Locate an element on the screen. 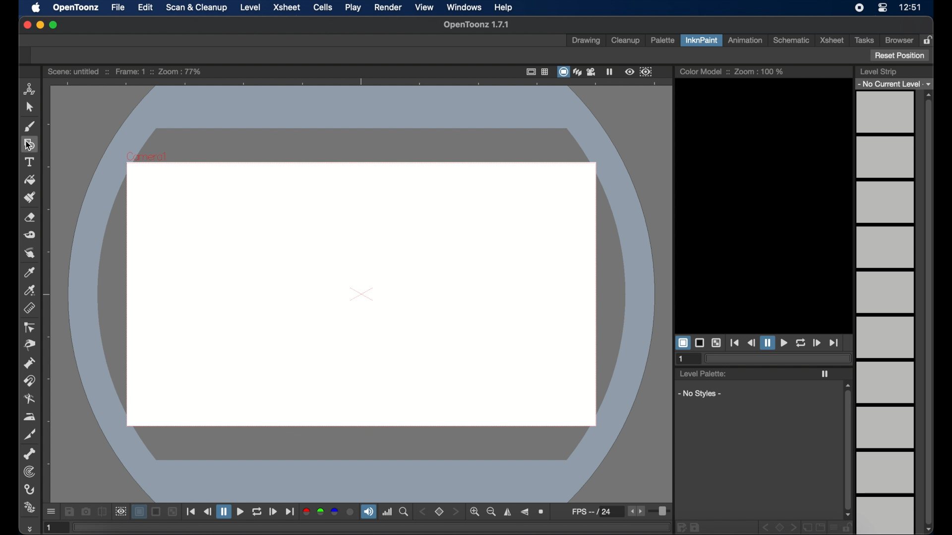 The image size is (952, 535). scroll box is located at coordinates (929, 312).